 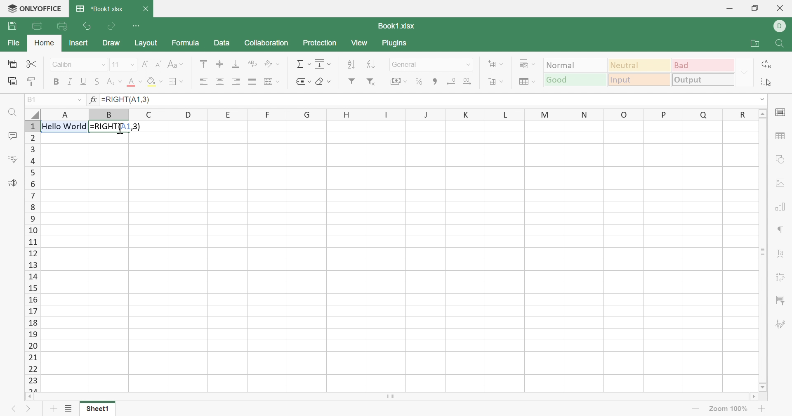 I want to click on Input, so click(x=640, y=80).